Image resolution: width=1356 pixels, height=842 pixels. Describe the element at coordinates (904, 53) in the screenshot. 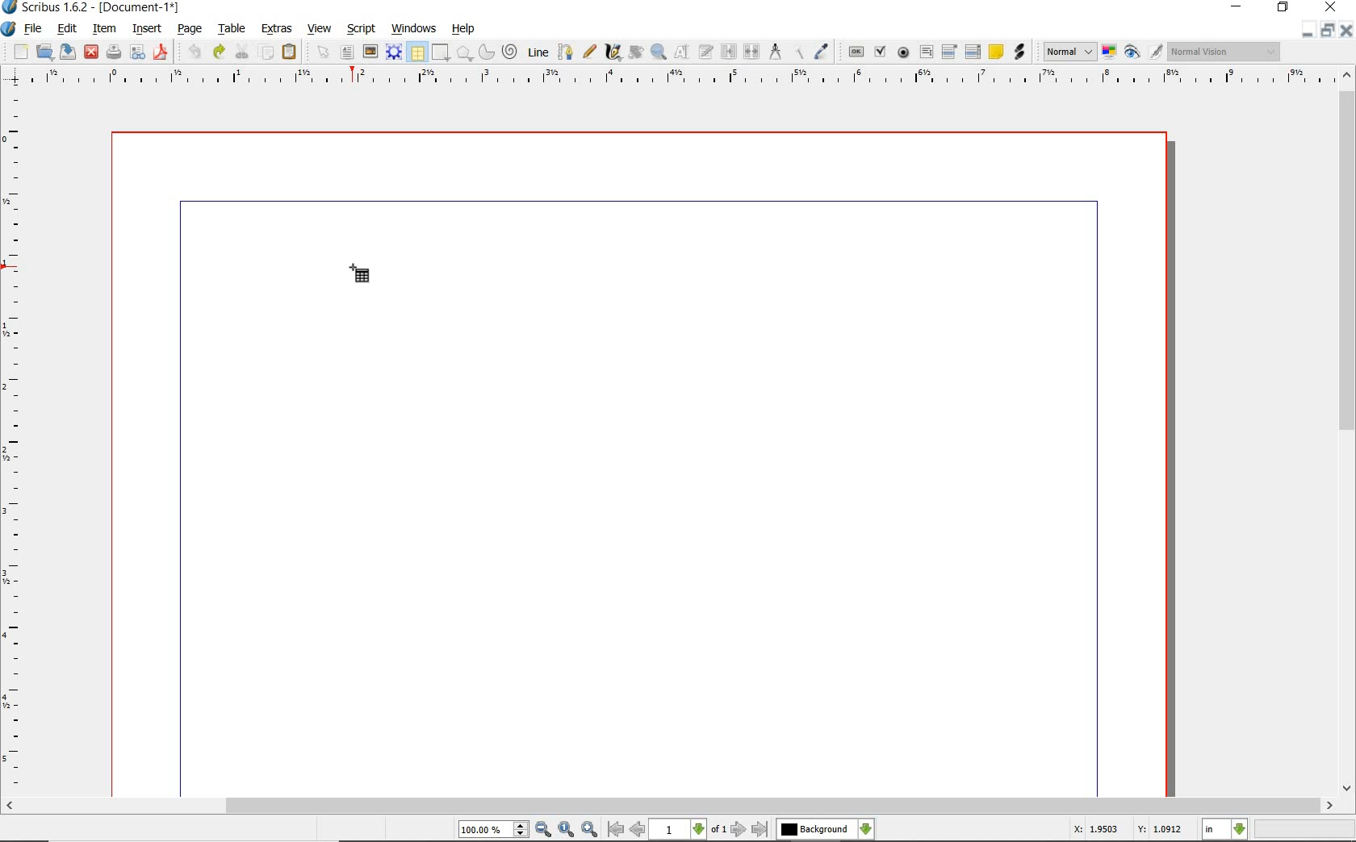

I see `pdf radio box` at that location.